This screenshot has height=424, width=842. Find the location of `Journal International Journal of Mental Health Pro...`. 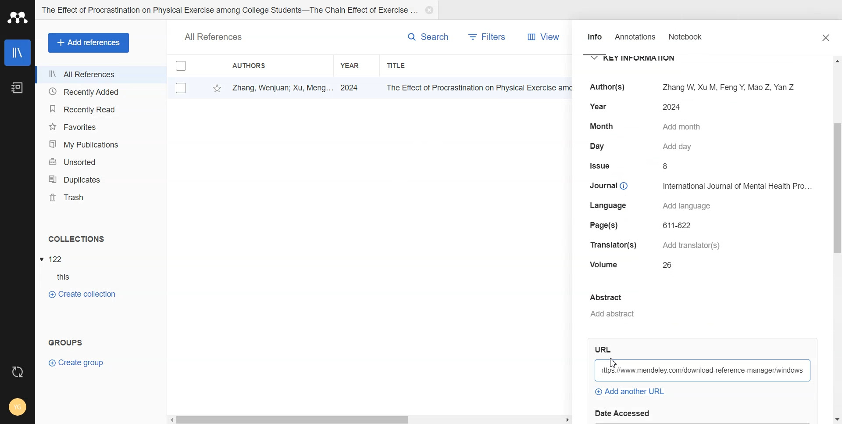

Journal International Journal of Mental Health Pro... is located at coordinates (700, 185).